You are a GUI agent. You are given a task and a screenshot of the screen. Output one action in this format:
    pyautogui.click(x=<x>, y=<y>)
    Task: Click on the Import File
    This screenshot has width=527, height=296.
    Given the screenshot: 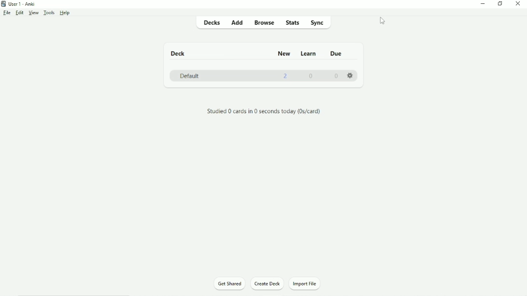 What is the action you would take?
    pyautogui.click(x=309, y=283)
    